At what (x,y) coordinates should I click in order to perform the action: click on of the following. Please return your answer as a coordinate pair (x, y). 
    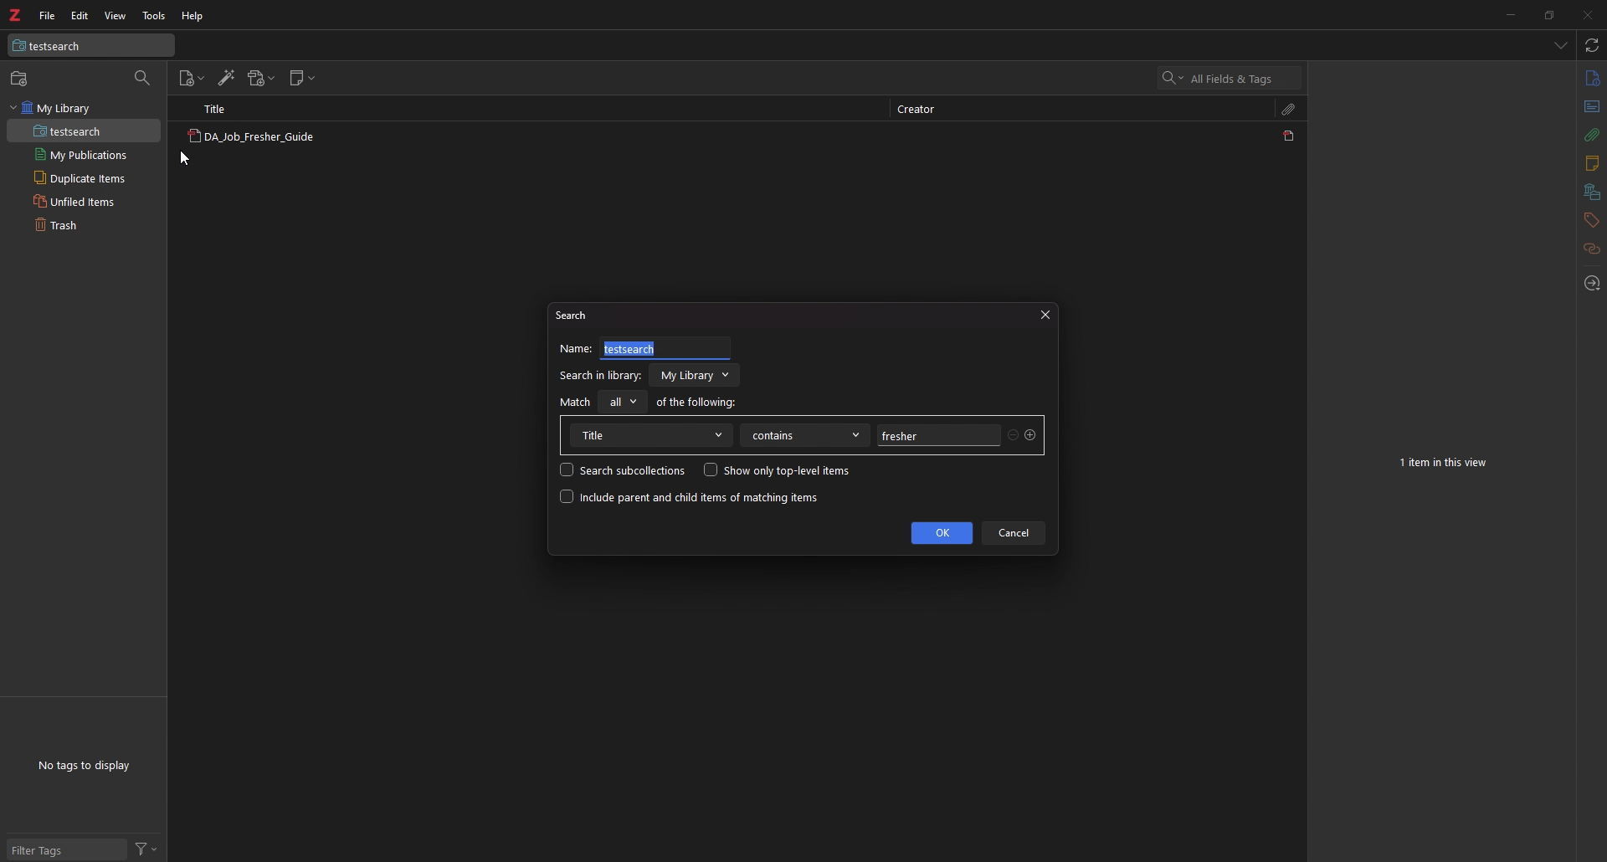
    Looking at the image, I should click on (697, 401).